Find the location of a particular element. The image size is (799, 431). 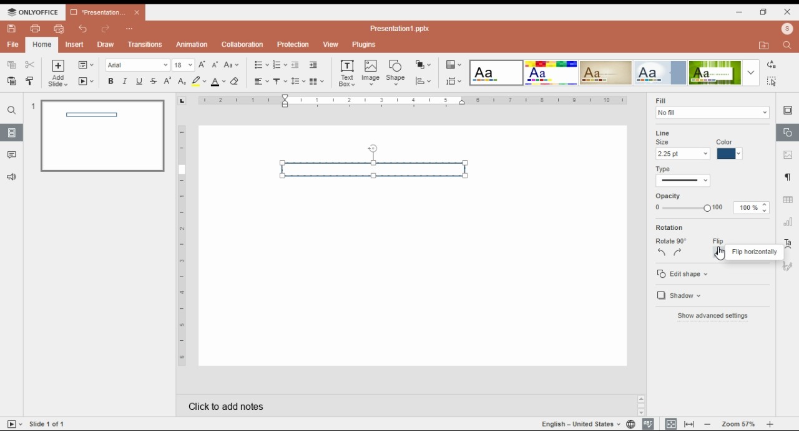

change case is located at coordinates (231, 65).